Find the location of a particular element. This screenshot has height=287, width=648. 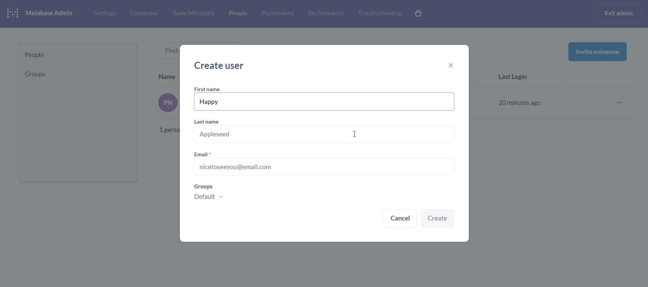

permissions is located at coordinates (278, 14).